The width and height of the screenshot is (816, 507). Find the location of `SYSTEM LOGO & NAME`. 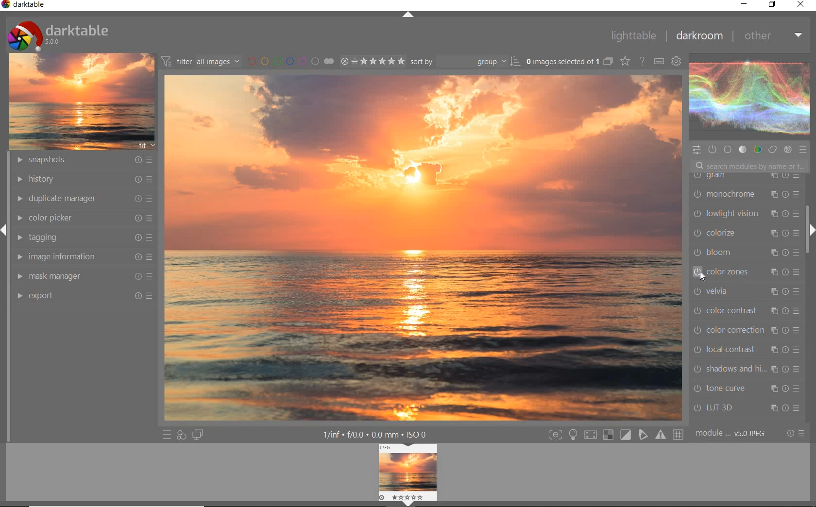

SYSTEM LOGO & NAME is located at coordinates (58, 34).